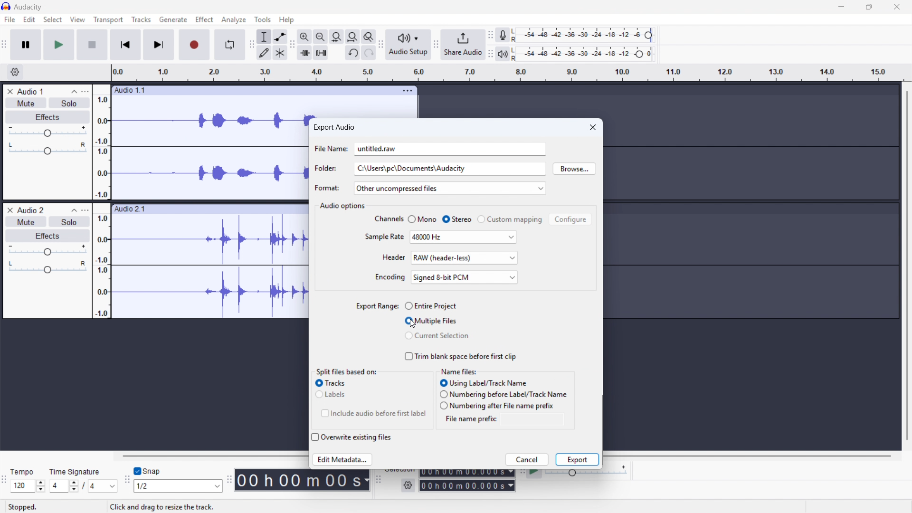 The height and width of the screenshot is (513, 912). I want to click on file , so click(10, 20).